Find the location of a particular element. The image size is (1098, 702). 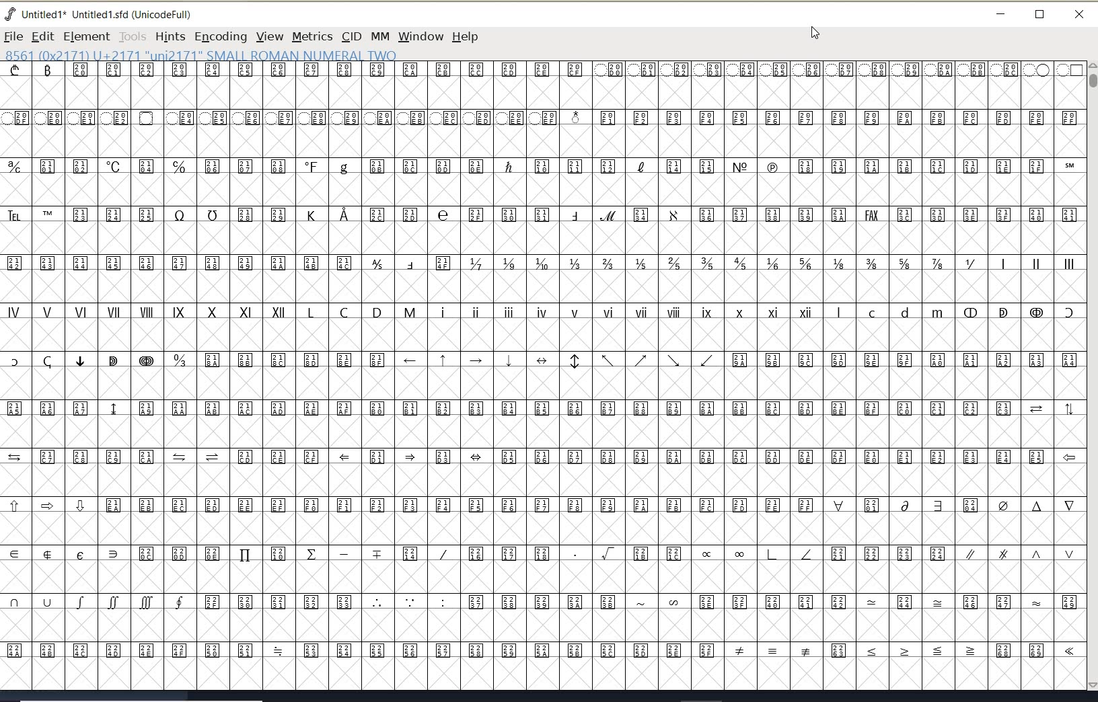

FILE is located at coordinates (13, 36).